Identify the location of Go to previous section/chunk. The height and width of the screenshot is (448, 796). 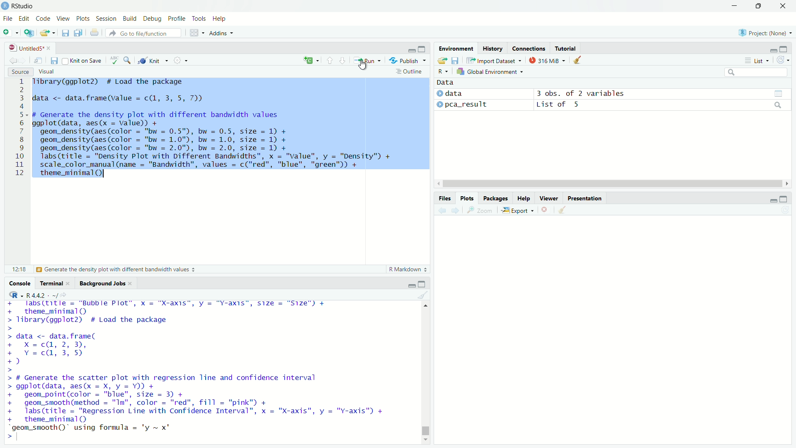
(329, 60).